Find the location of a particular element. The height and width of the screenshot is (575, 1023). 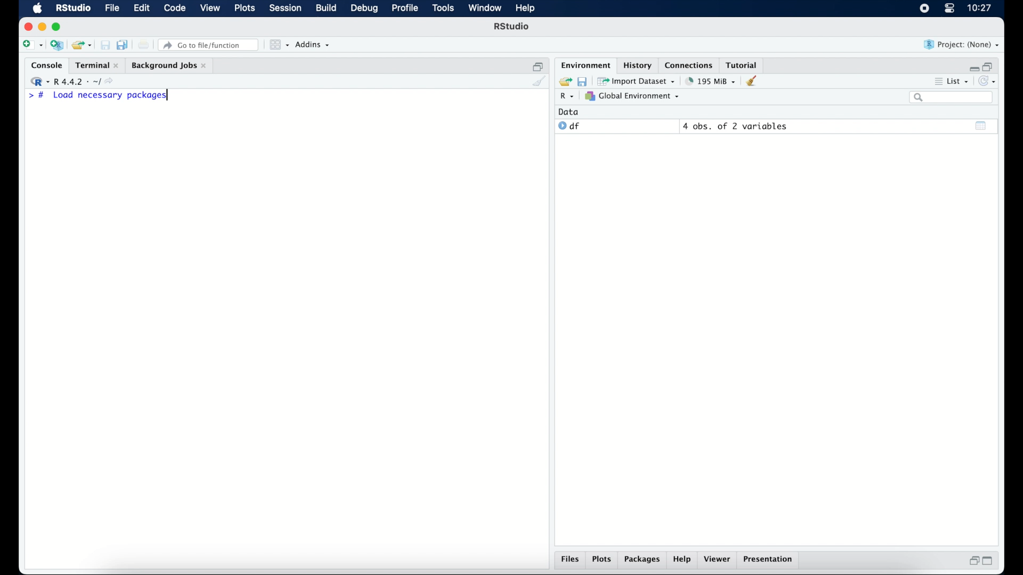

R Studio is located at coordinates (513, 28).